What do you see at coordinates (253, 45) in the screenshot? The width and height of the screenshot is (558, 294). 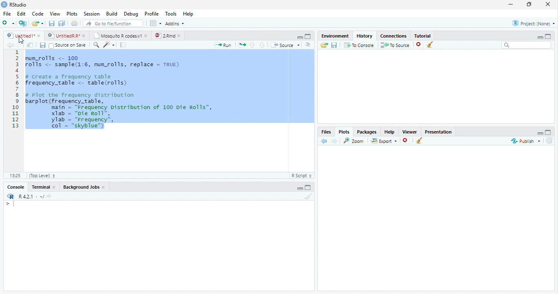 I see `Go to previous section of code` at bounding box center [253, 45].